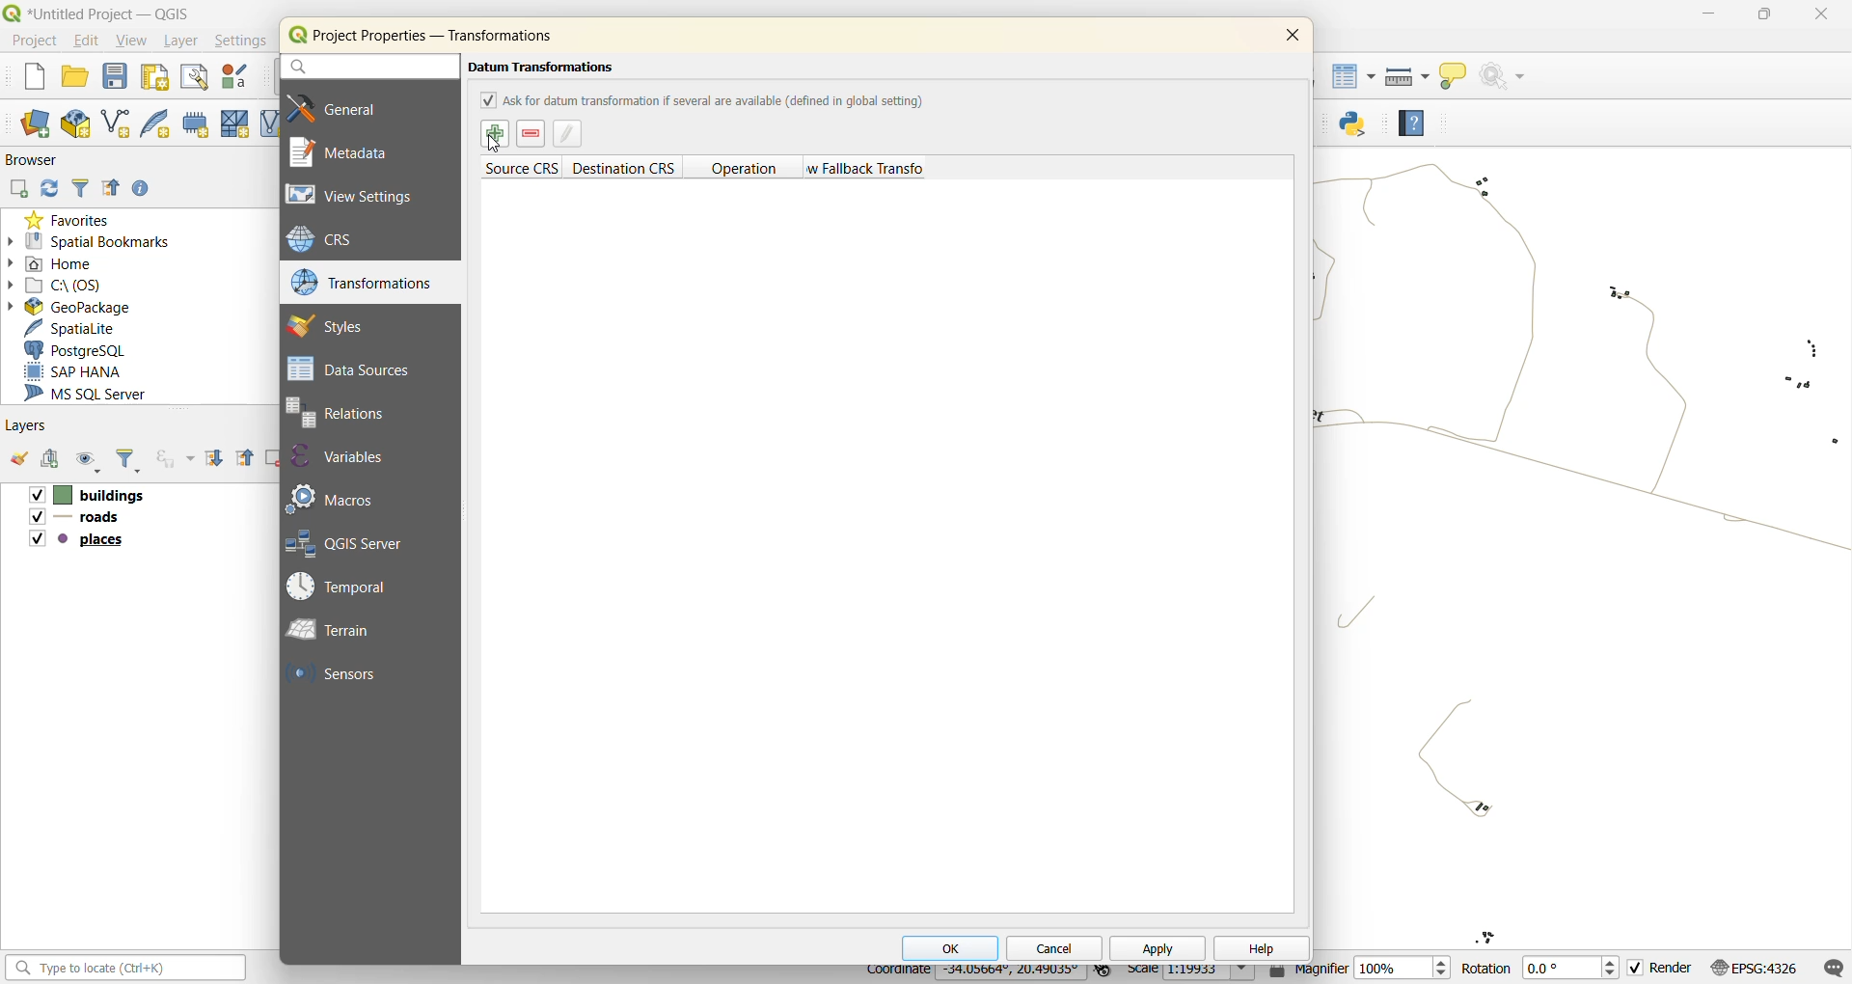 Image resolution: width=1852 pixels, height=984 pixels. I want to click on toggle extents, so click(1109, 972).